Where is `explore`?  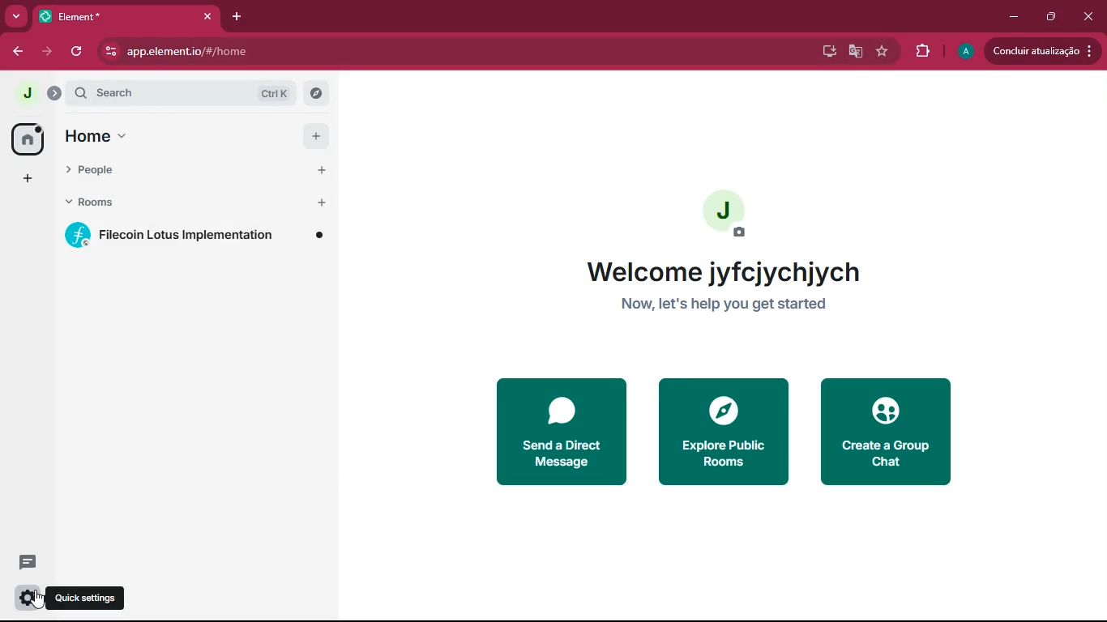
explore is located at coordinates (724, 432).